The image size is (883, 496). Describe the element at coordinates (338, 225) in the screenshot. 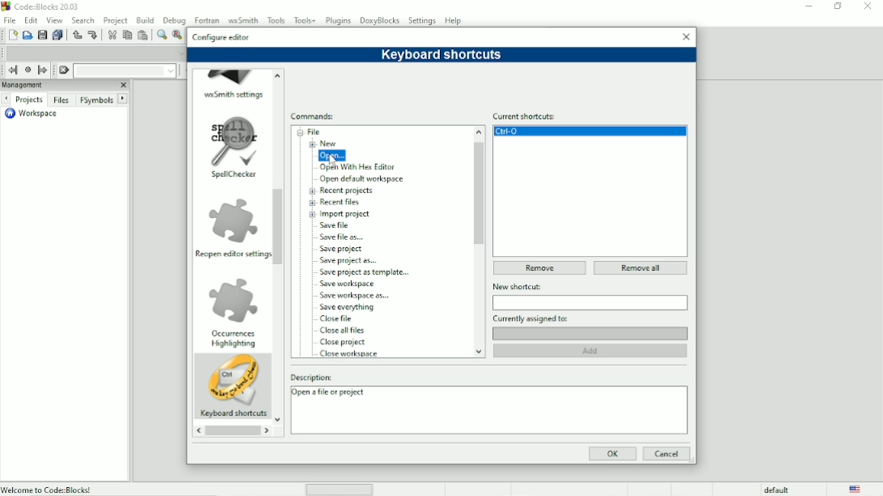

I see `Save file` at that location.